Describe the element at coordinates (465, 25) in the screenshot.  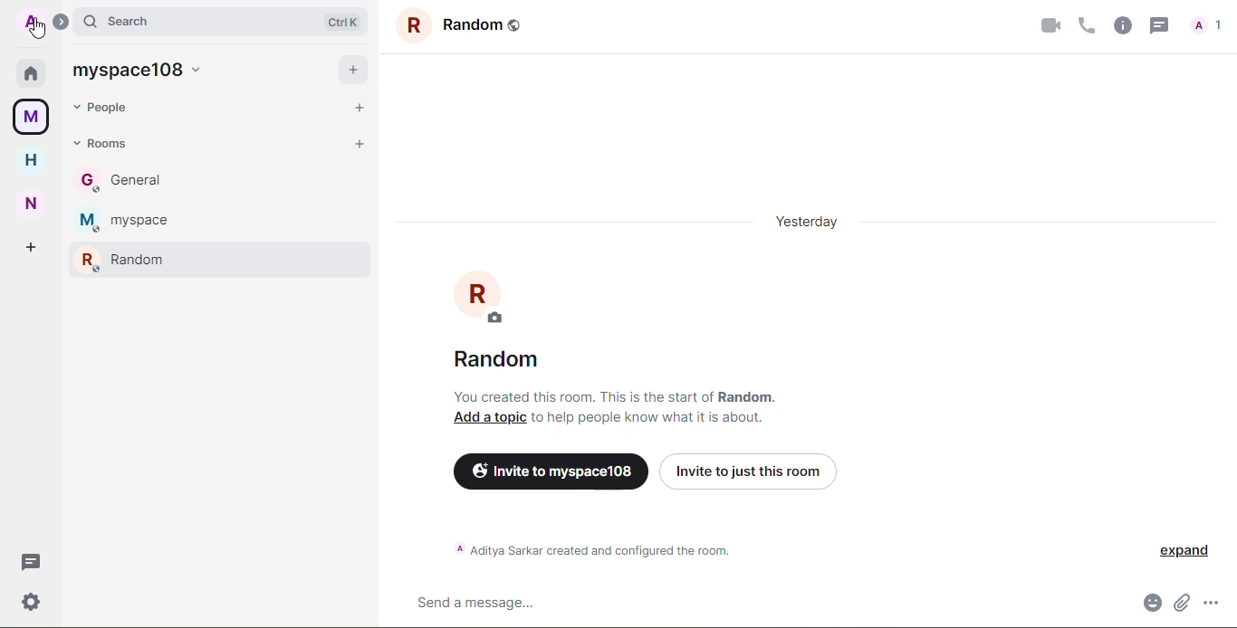
I see `room` at that location.